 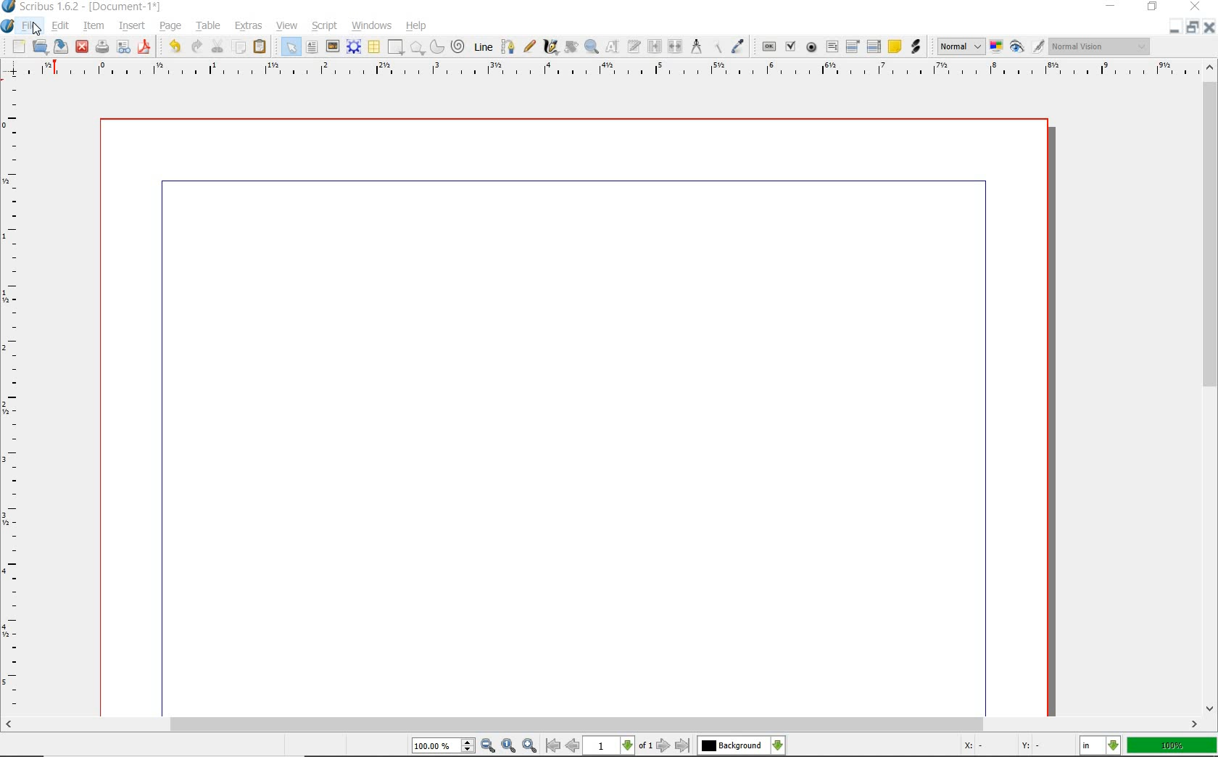 I want to click on minimize, so click(x=1113, y=7).